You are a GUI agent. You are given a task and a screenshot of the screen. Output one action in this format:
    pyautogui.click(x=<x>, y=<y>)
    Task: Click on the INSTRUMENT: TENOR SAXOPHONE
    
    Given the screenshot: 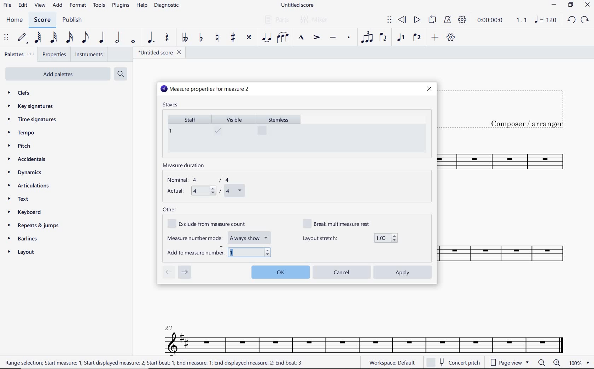 What is the action you would take?
    pyautogui.click(x=365, y=334)
    